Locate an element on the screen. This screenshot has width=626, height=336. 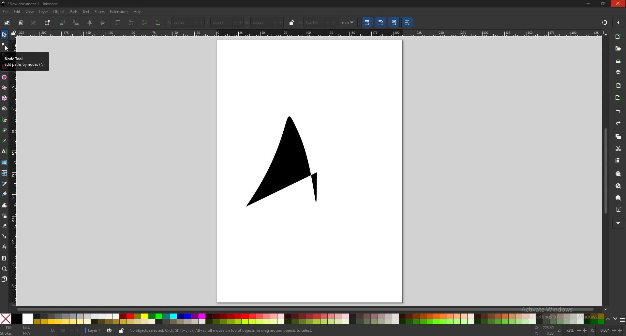
spray is located at coordinates (5, 216).